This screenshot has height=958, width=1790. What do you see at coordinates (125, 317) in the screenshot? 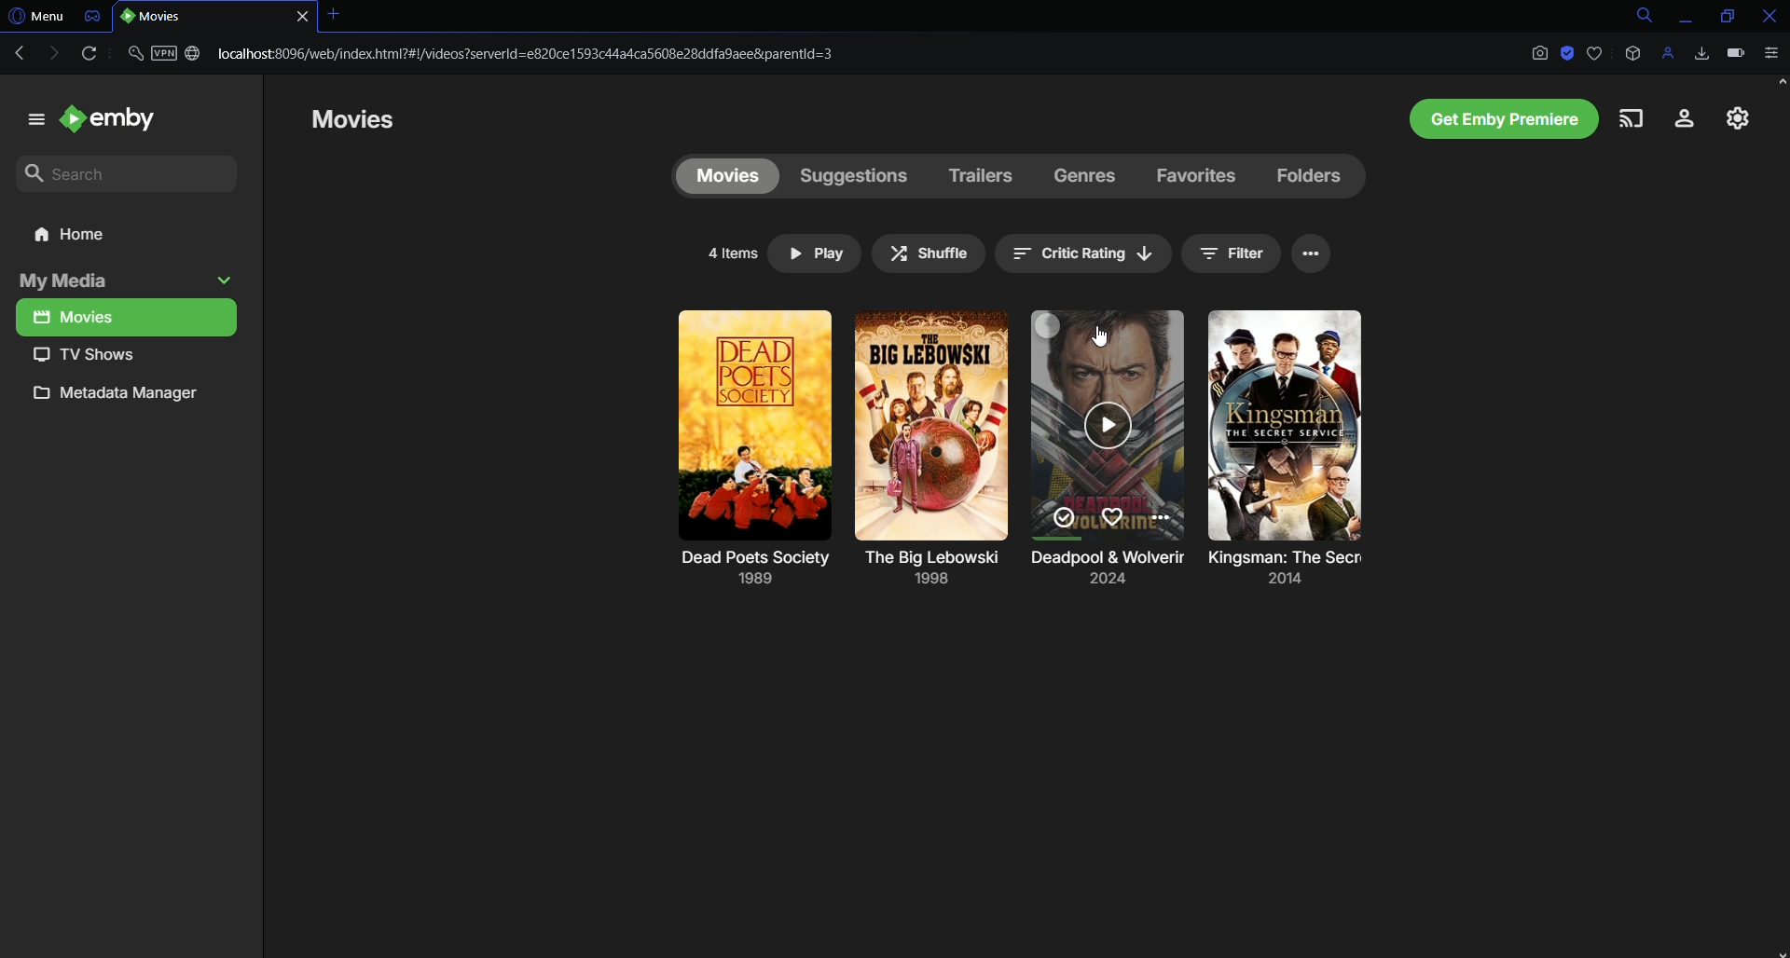
I see `Movies` at bounding box center [125, 317].